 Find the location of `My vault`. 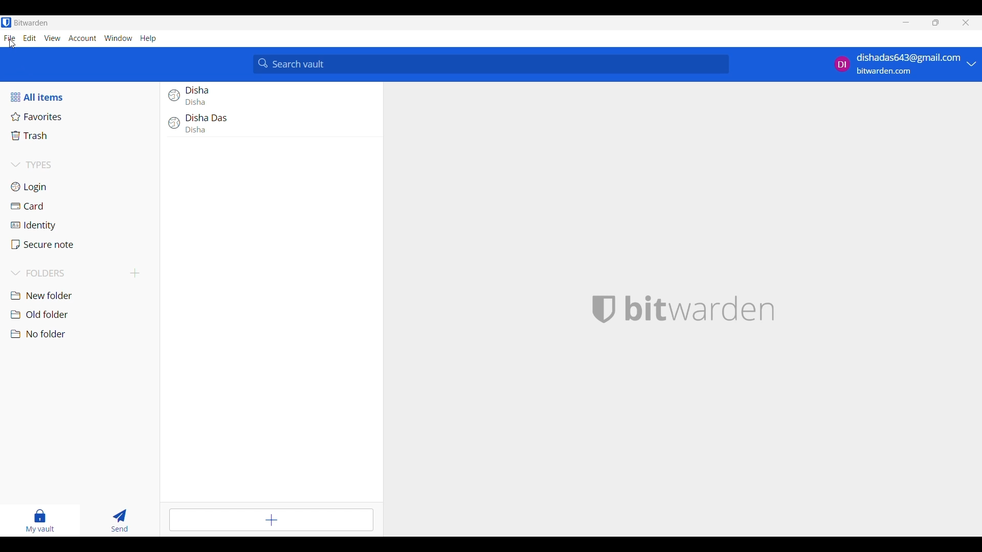

My vault is located at coordinates (40, 521).